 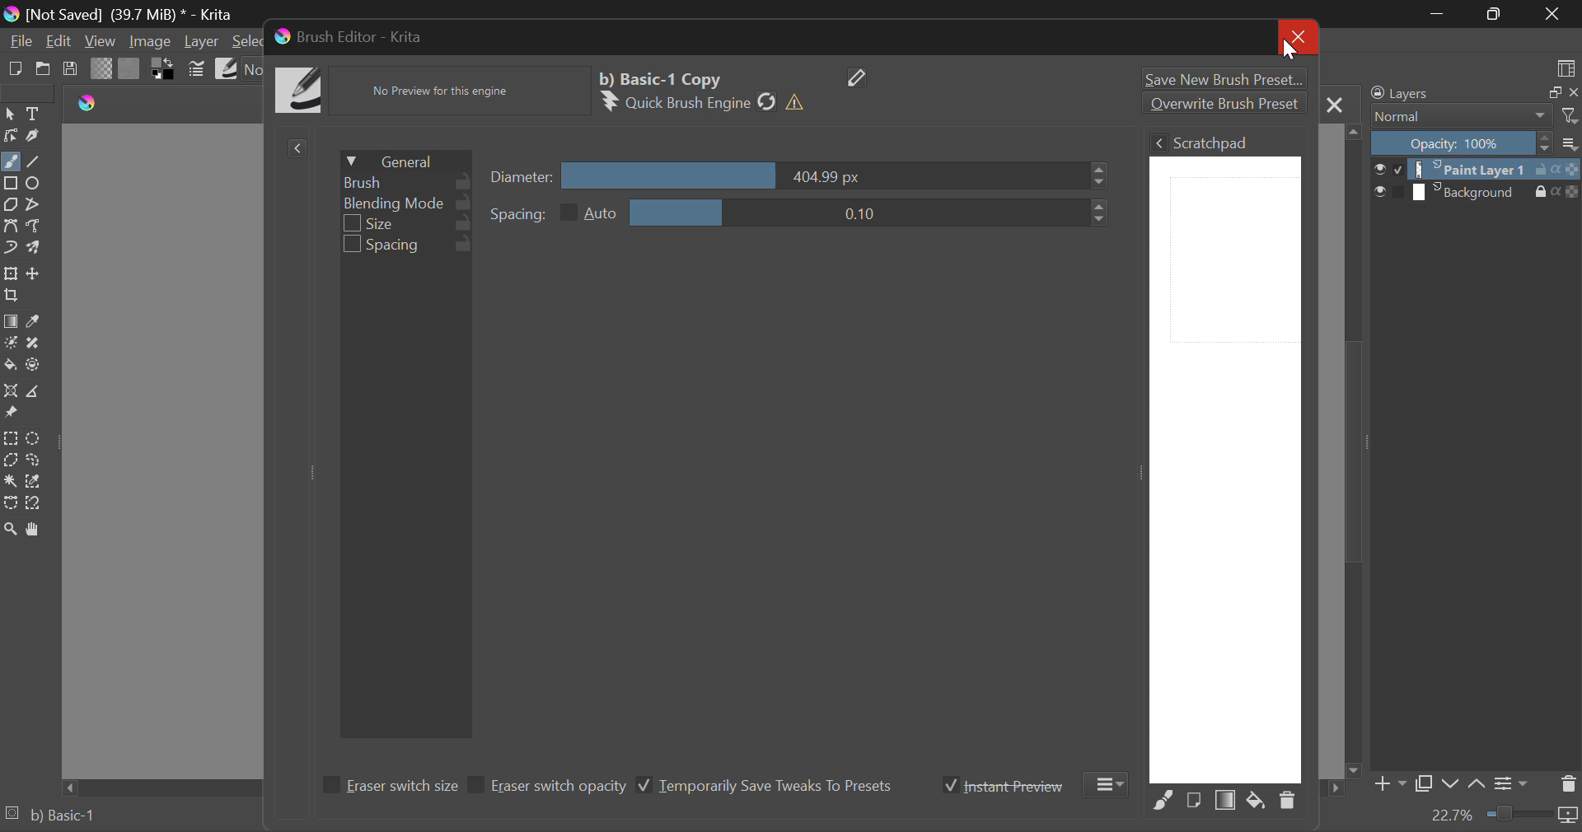 I want to click on Pattern, so click(x=130, y=68).